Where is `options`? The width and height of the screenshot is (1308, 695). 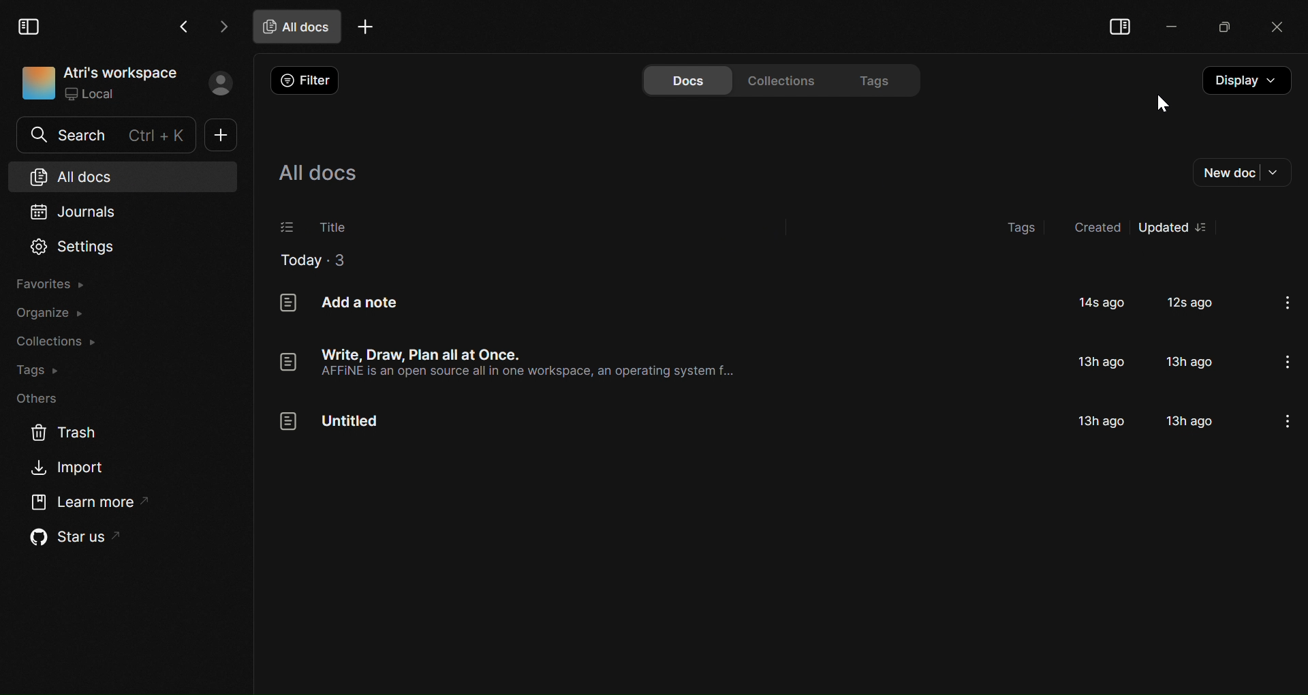 options is located at coordinates (1207, 228).